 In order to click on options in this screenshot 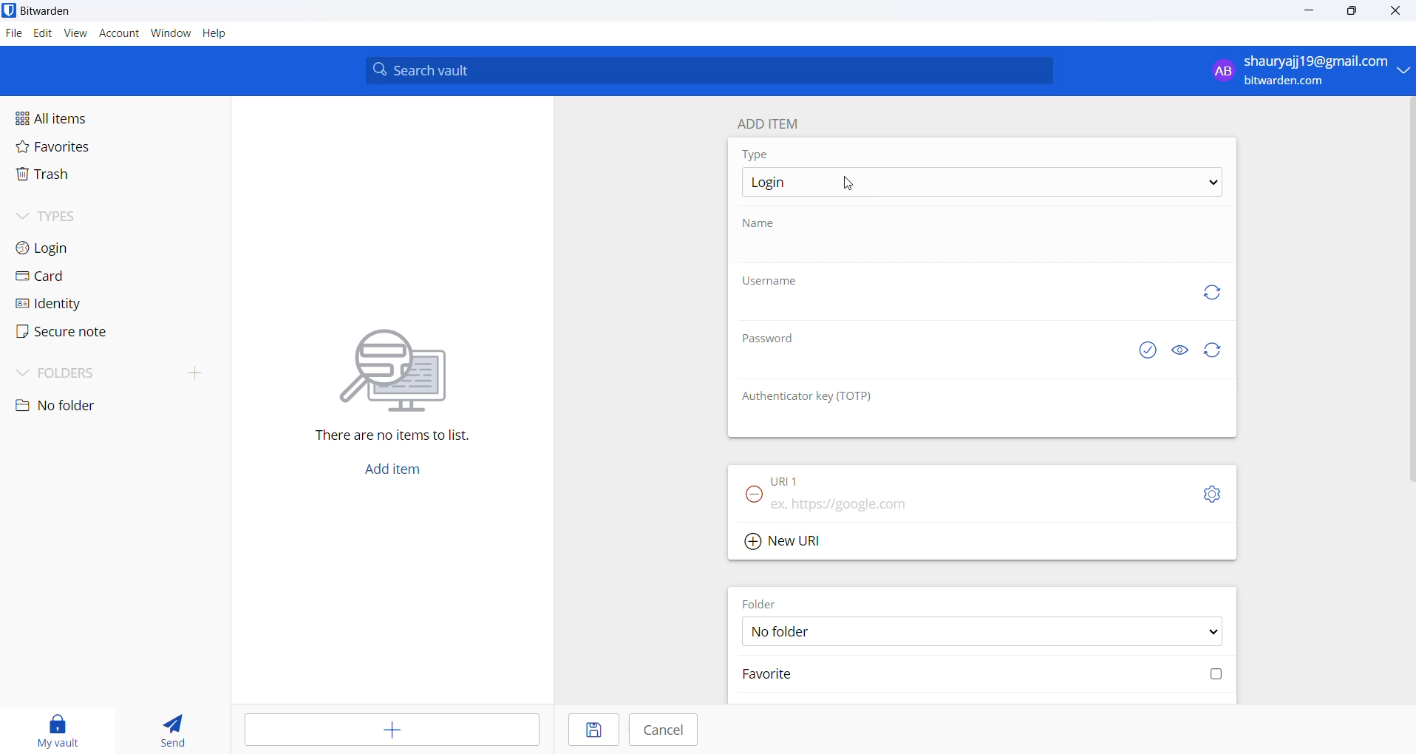, I will do `click(979, 184)`.